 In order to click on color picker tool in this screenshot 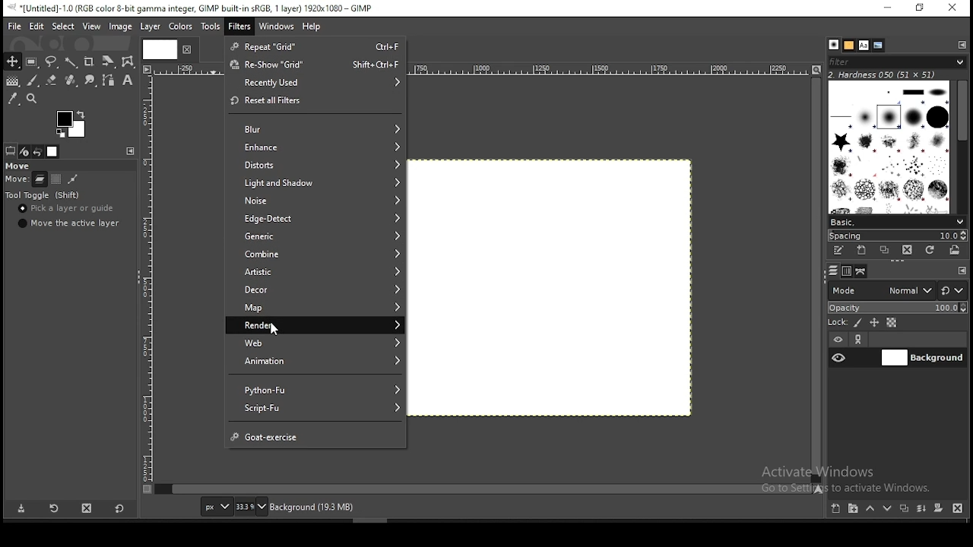, I will do `click(13, 98)`.